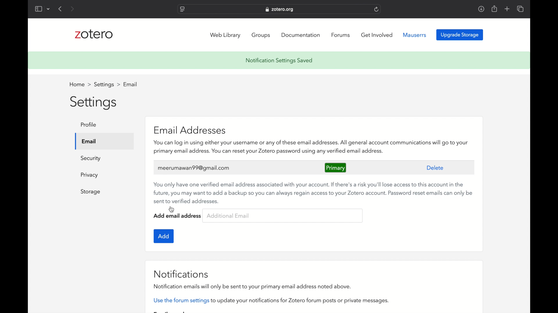 The image size is (558, 313). Describe the element at coordinates (460, 35) in the screenshot. I see `upgrade storage` at that location.